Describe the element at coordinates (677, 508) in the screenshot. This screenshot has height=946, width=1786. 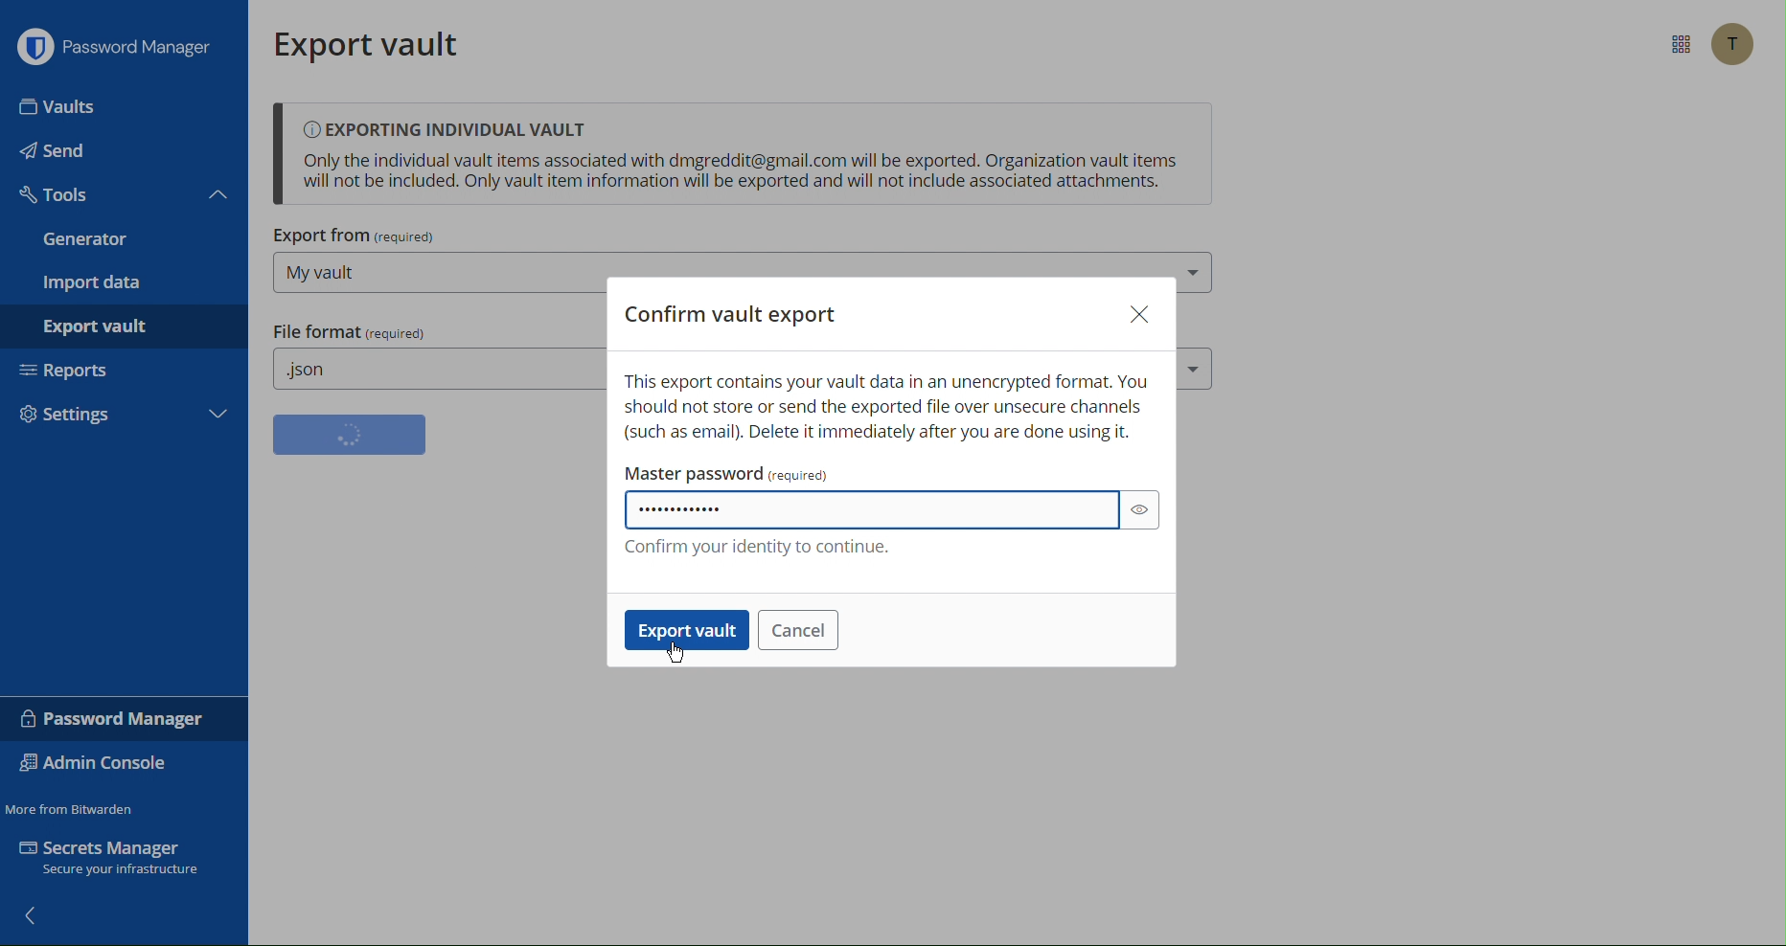
I see `Password` at that location.